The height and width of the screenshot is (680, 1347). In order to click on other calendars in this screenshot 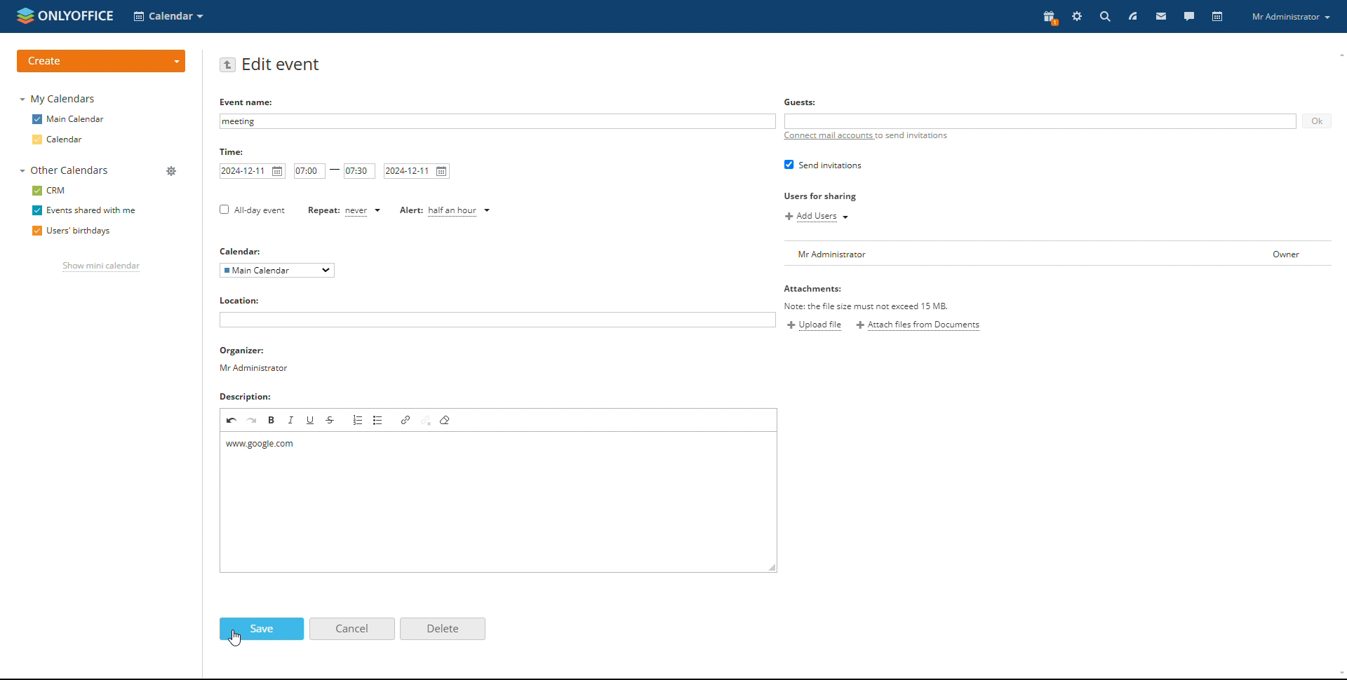, I will do `click(64, 170)`.